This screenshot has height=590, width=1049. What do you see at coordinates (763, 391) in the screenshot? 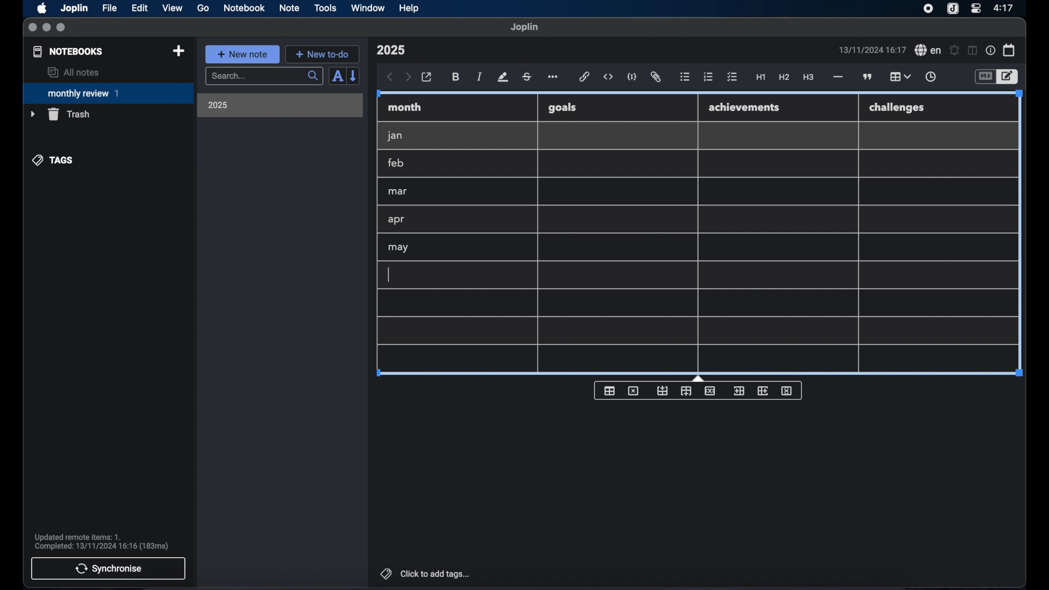
I see `insert column after` at bounding box center [763, 391].